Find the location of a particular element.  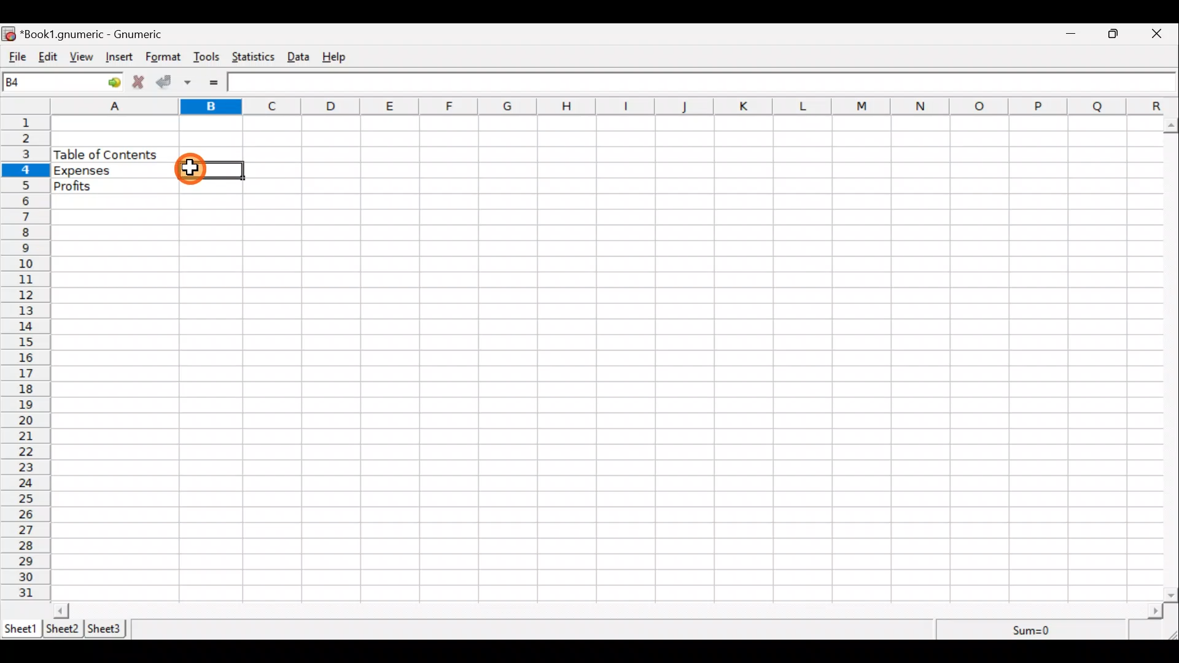

icon is located at coordinates (10, 34).